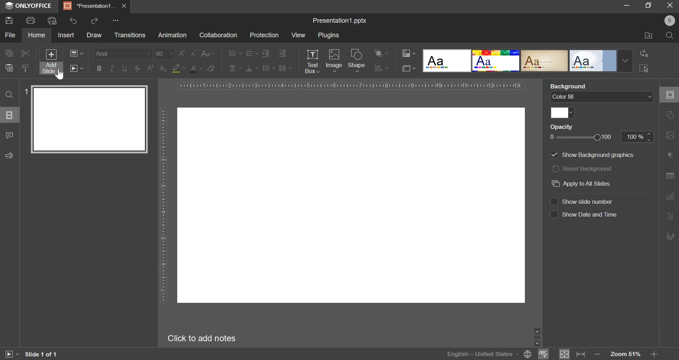 The image size is (679, 360). Describe the element at coordinates (537, 336) in the screenshot. I see `slider` at that location.